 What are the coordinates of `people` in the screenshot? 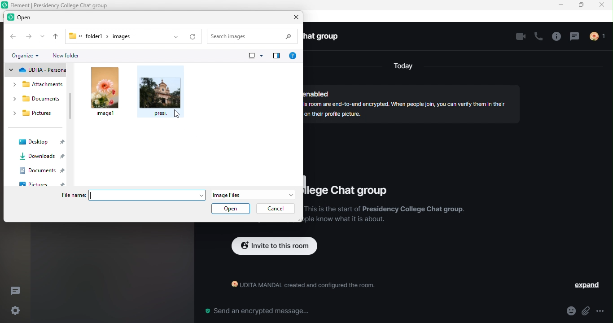 It's located at (601, 37).